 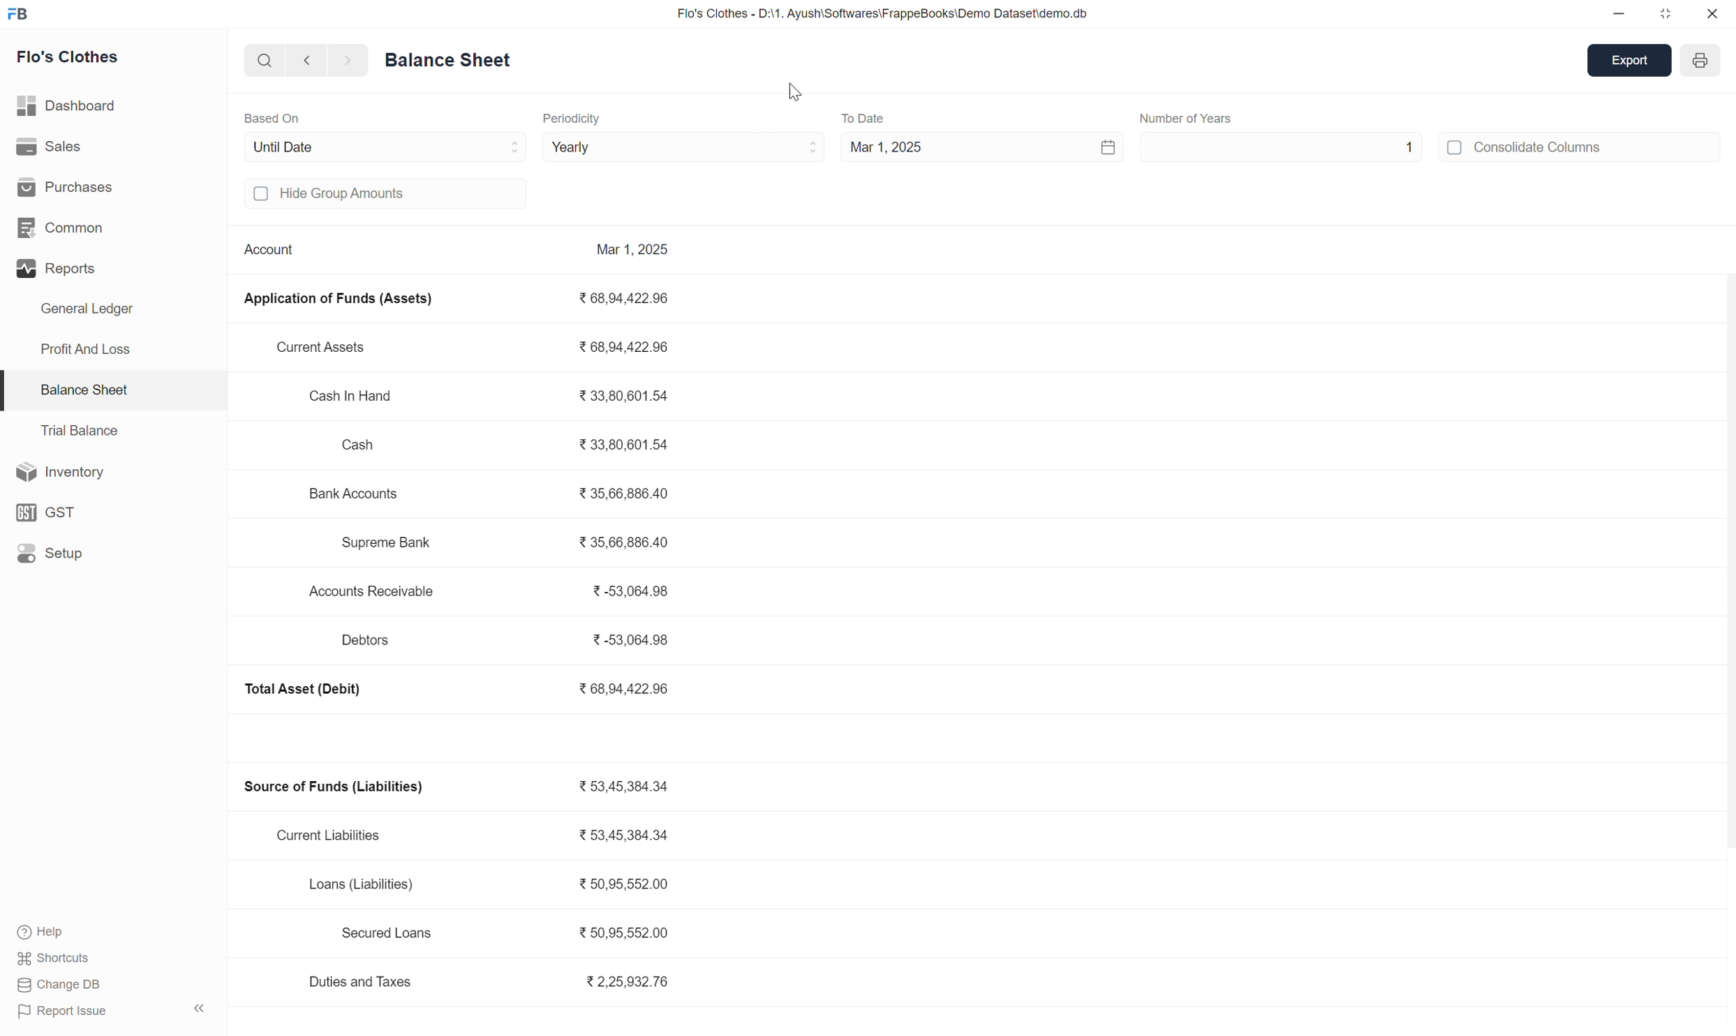 What do you see at coordinates (371, 591) in the screenshot?
I see `Accounts Receivable` at bounding box center [371, 591].